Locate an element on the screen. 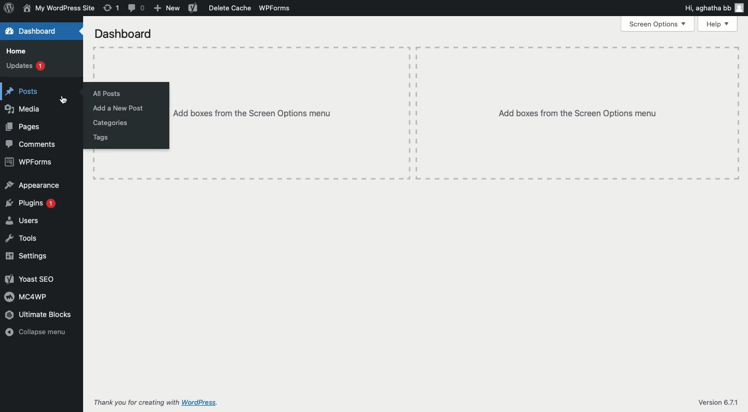 The image size is (748, 412). Add boxes from the screen options menu is located at coordinates (290, 113).